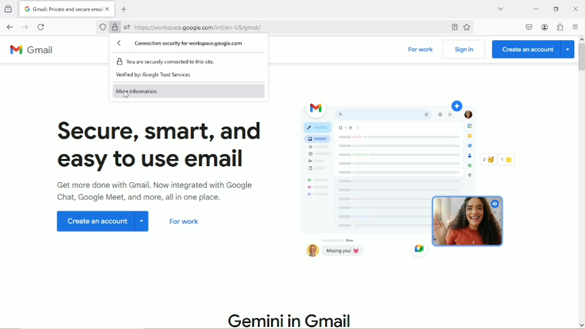 The width and height of the screenshot is (585, 329). Describe the element at coordinates (41, 27) in the screenshot. I see `Reload current page` at that location.